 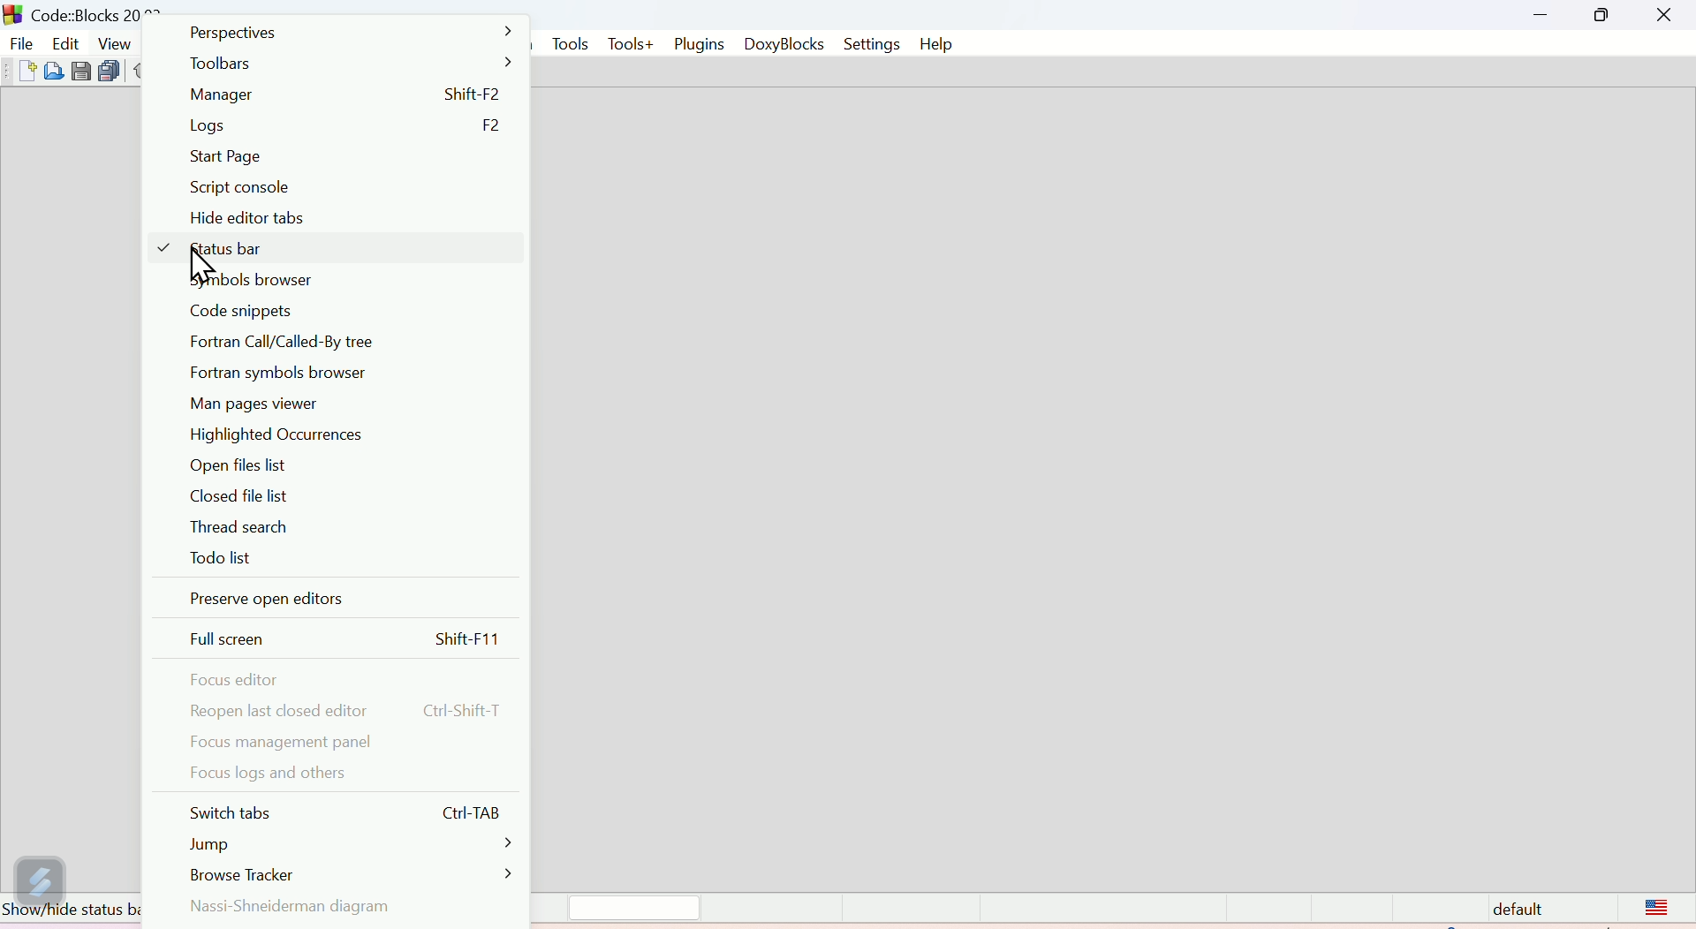 I want to click on Open files list, so click(x=240, y=467).